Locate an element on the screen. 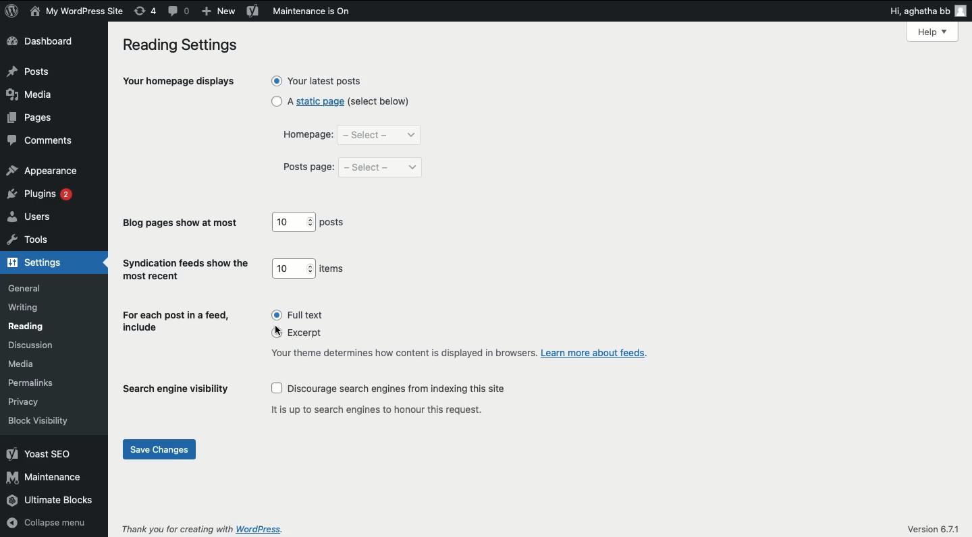 The image size is (972, 537). posts is located at coordinates (332, 221).